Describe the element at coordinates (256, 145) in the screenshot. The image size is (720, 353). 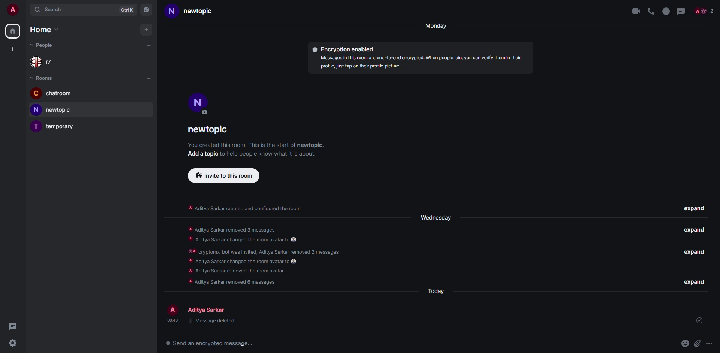
I see `info` at that location.